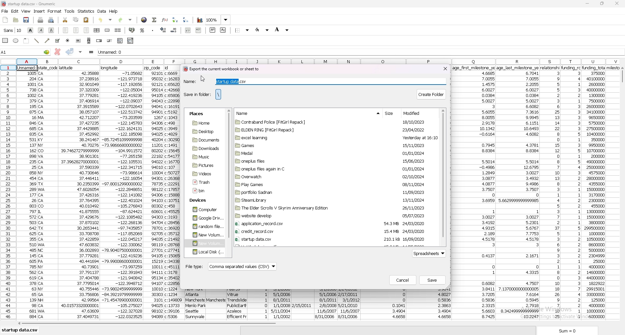 The image size is (625, 335). Describe the element at coordinates (26, 11) in the screenshot. I see `view` at that location.